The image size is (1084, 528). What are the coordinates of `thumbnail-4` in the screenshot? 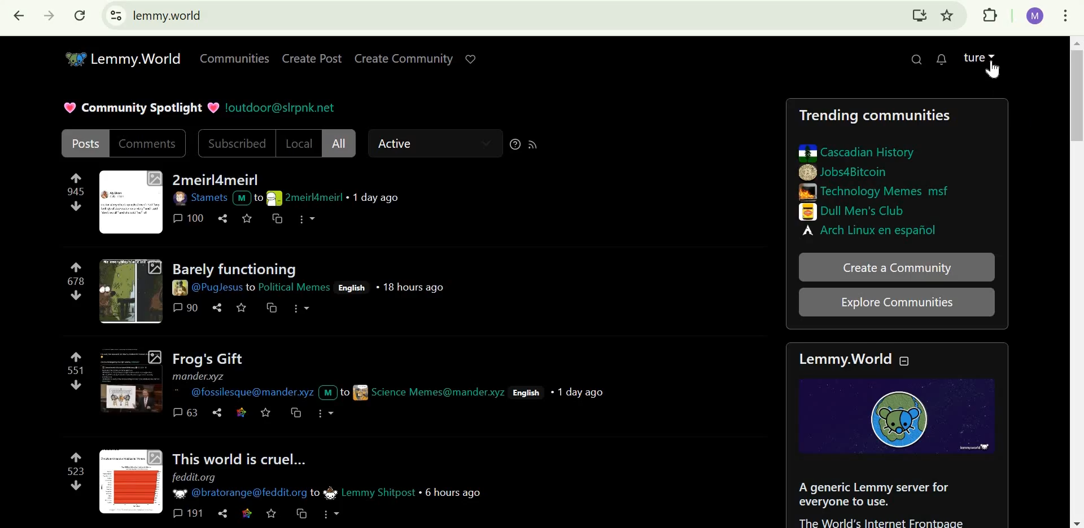 It's located at (131, 481).